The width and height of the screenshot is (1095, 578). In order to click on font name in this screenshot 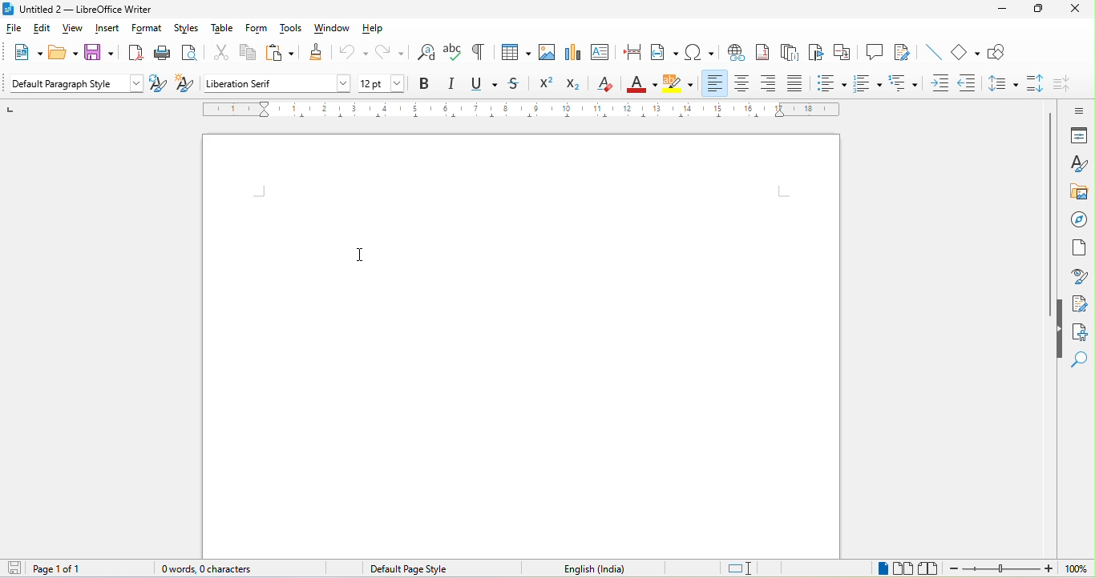, I will do `click(277, 82)`.